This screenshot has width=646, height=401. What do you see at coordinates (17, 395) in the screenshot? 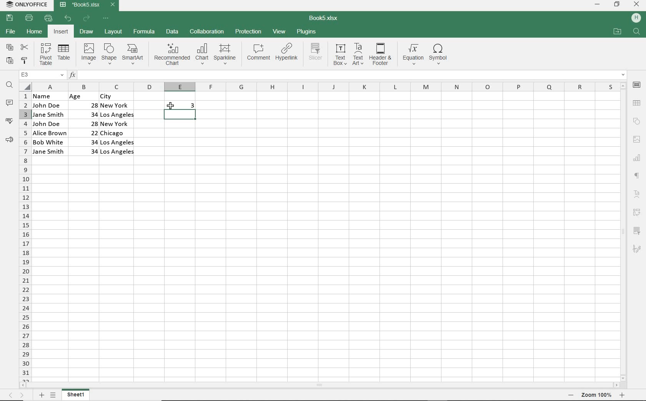
I see `MOVE SHEETS` at bounding box center [17, 395].